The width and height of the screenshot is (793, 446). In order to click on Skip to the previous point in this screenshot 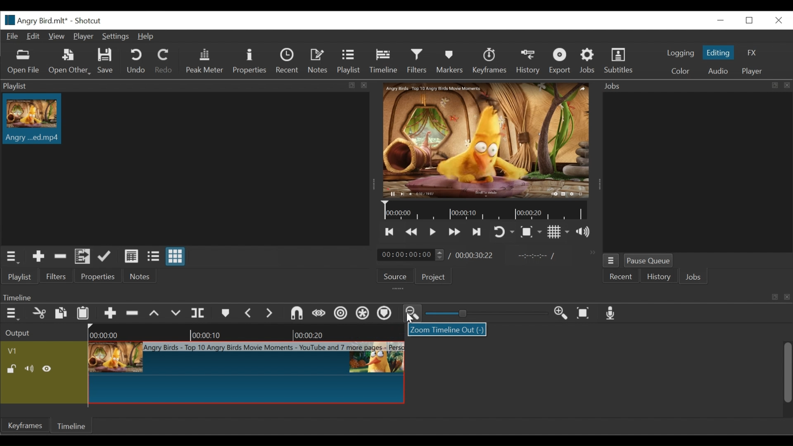, I will do `click(391, 232)`.